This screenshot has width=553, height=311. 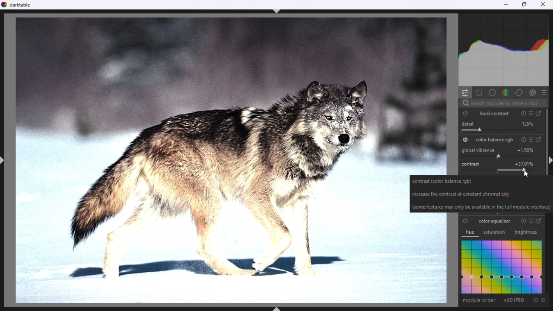 What do you see at coordinates (550, 160) in the screenshot?
I see `shift+ctlr+r` at bounding box center [550, 160].